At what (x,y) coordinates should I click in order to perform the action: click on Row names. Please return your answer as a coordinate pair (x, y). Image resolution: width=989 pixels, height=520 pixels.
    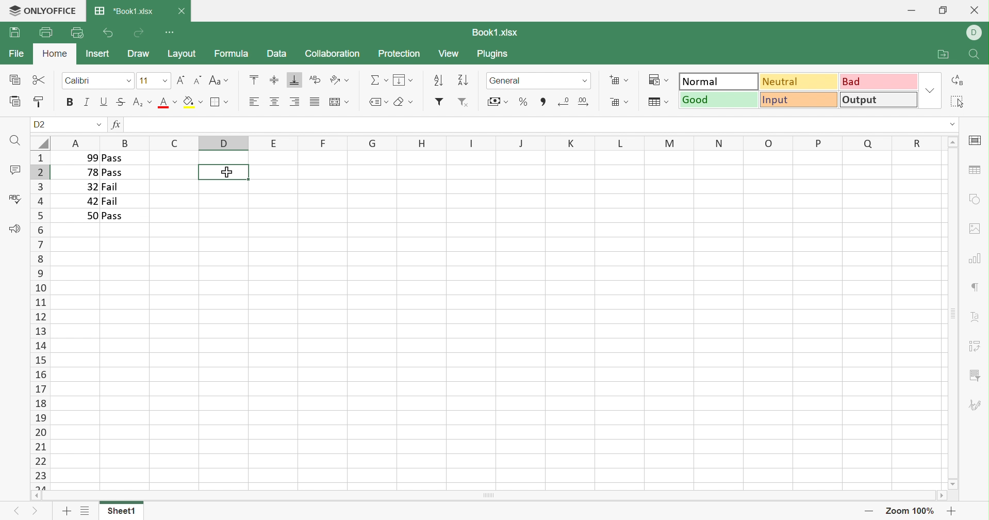
    Looking at the image, I should click on (39, 320).